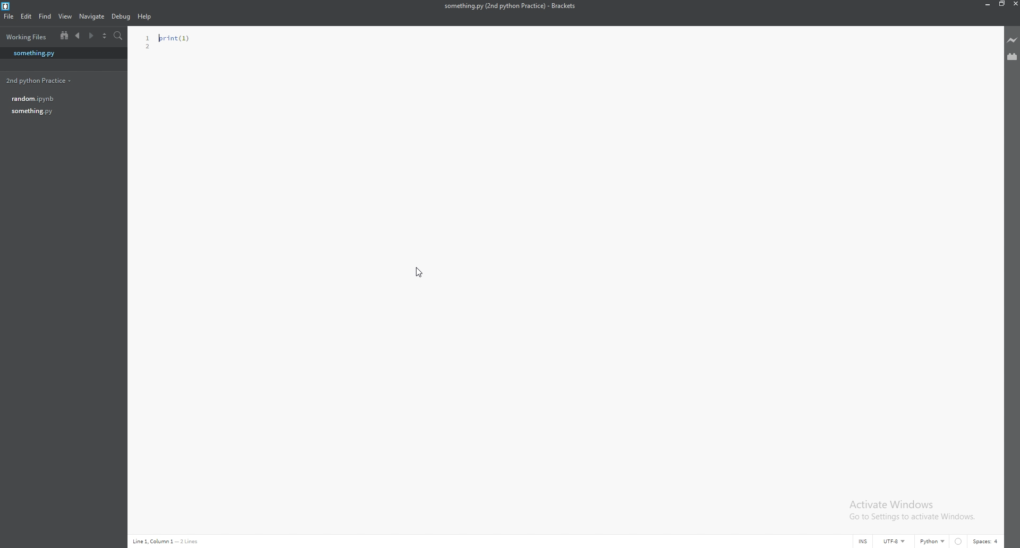 The image size is (1020, 548). What do you see at coordinates (958, 542) in the screenshot?
I see `linter` at bounding box center [958, 542].